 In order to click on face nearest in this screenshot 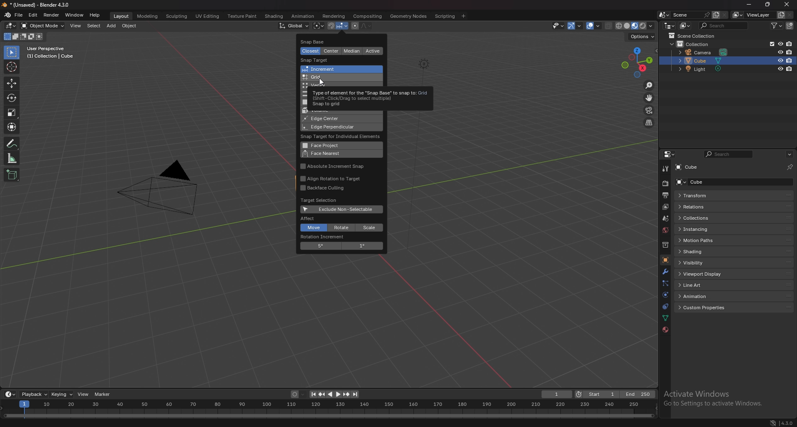, I will do `click(337, 154)`.